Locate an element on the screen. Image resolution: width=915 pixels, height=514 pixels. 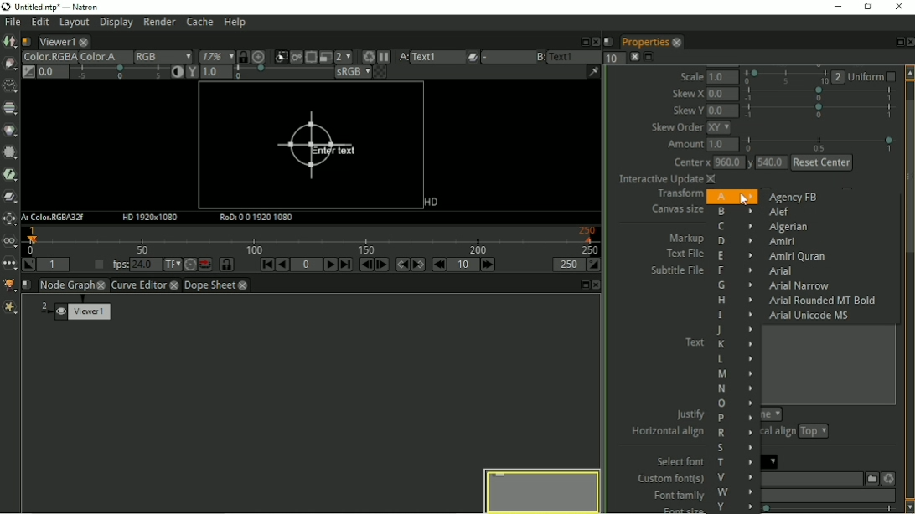
Font family is located at coordinates (675, 496).